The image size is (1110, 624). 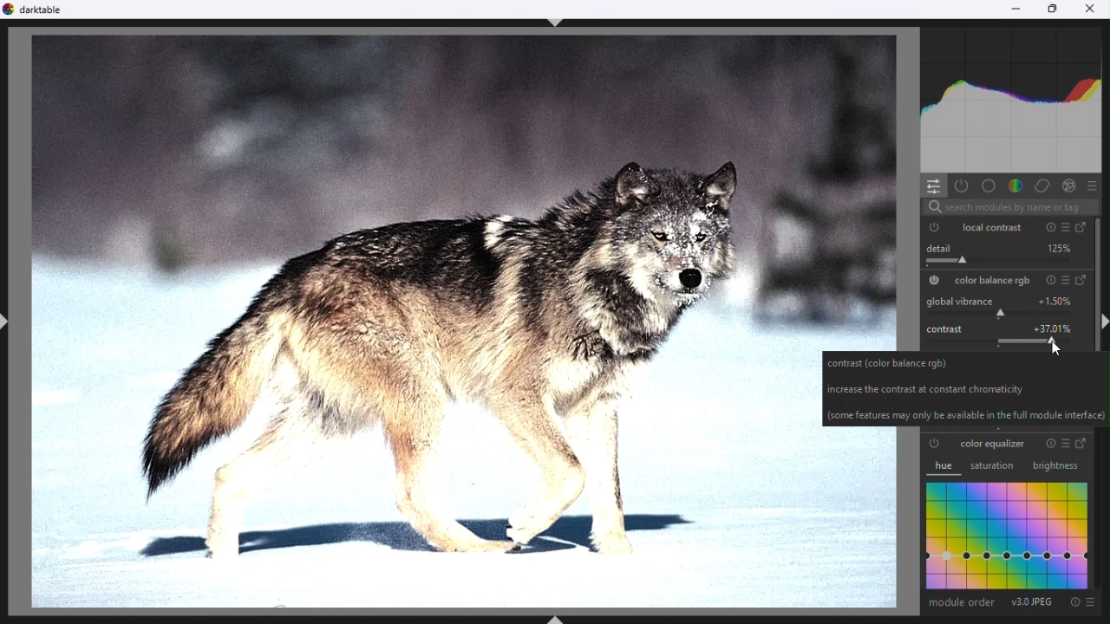 I want to click on graph(color equalizer), so click(x=1009, y=536).